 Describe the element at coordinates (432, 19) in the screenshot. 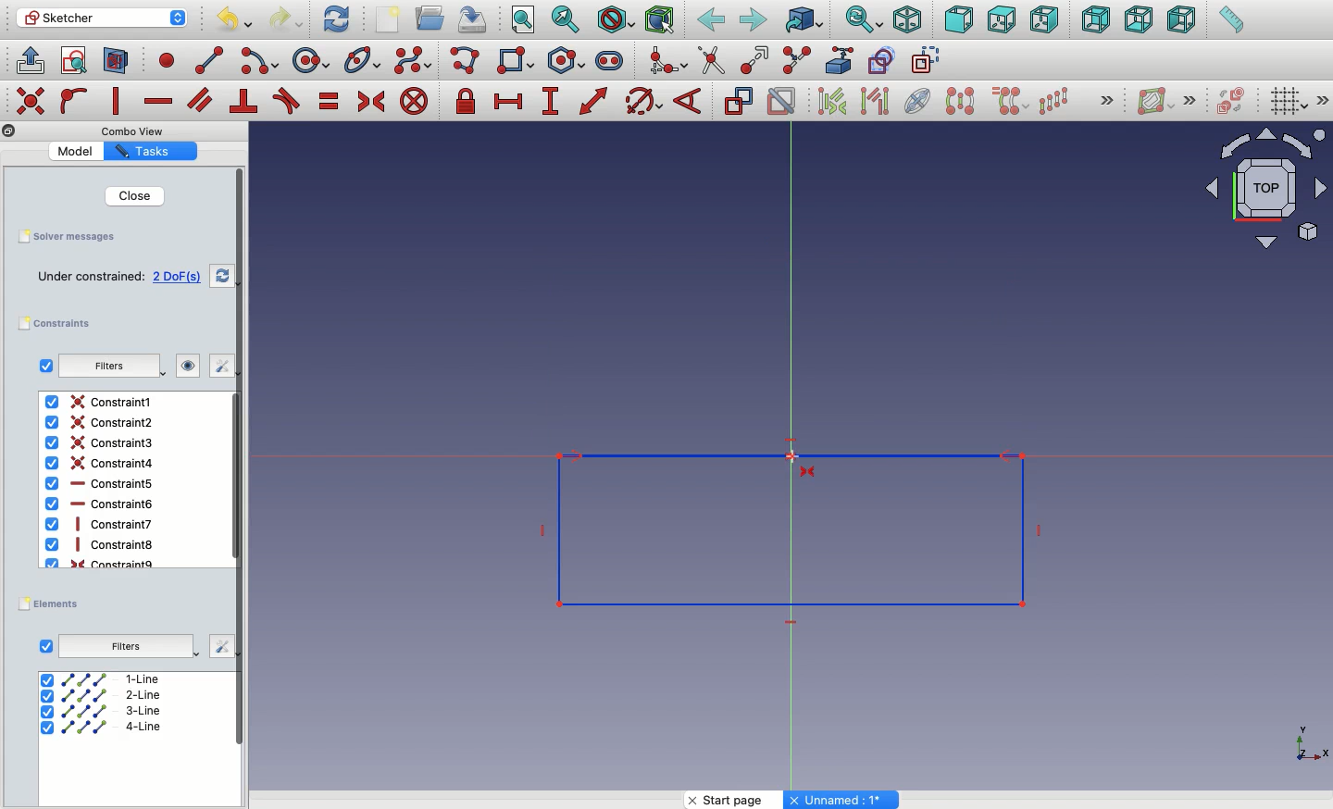

I see `Open` at that location.